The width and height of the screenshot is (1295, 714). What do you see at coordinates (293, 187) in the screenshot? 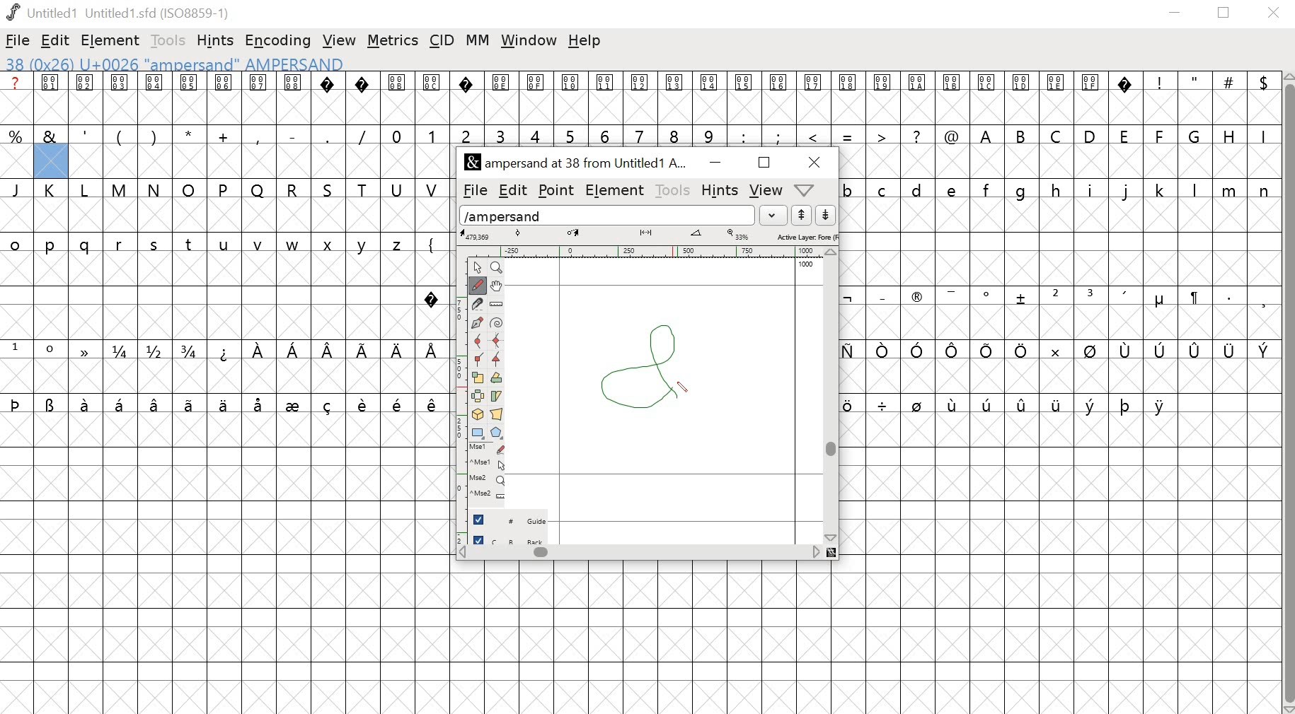
I see `R` at bounding box center [293, 187].